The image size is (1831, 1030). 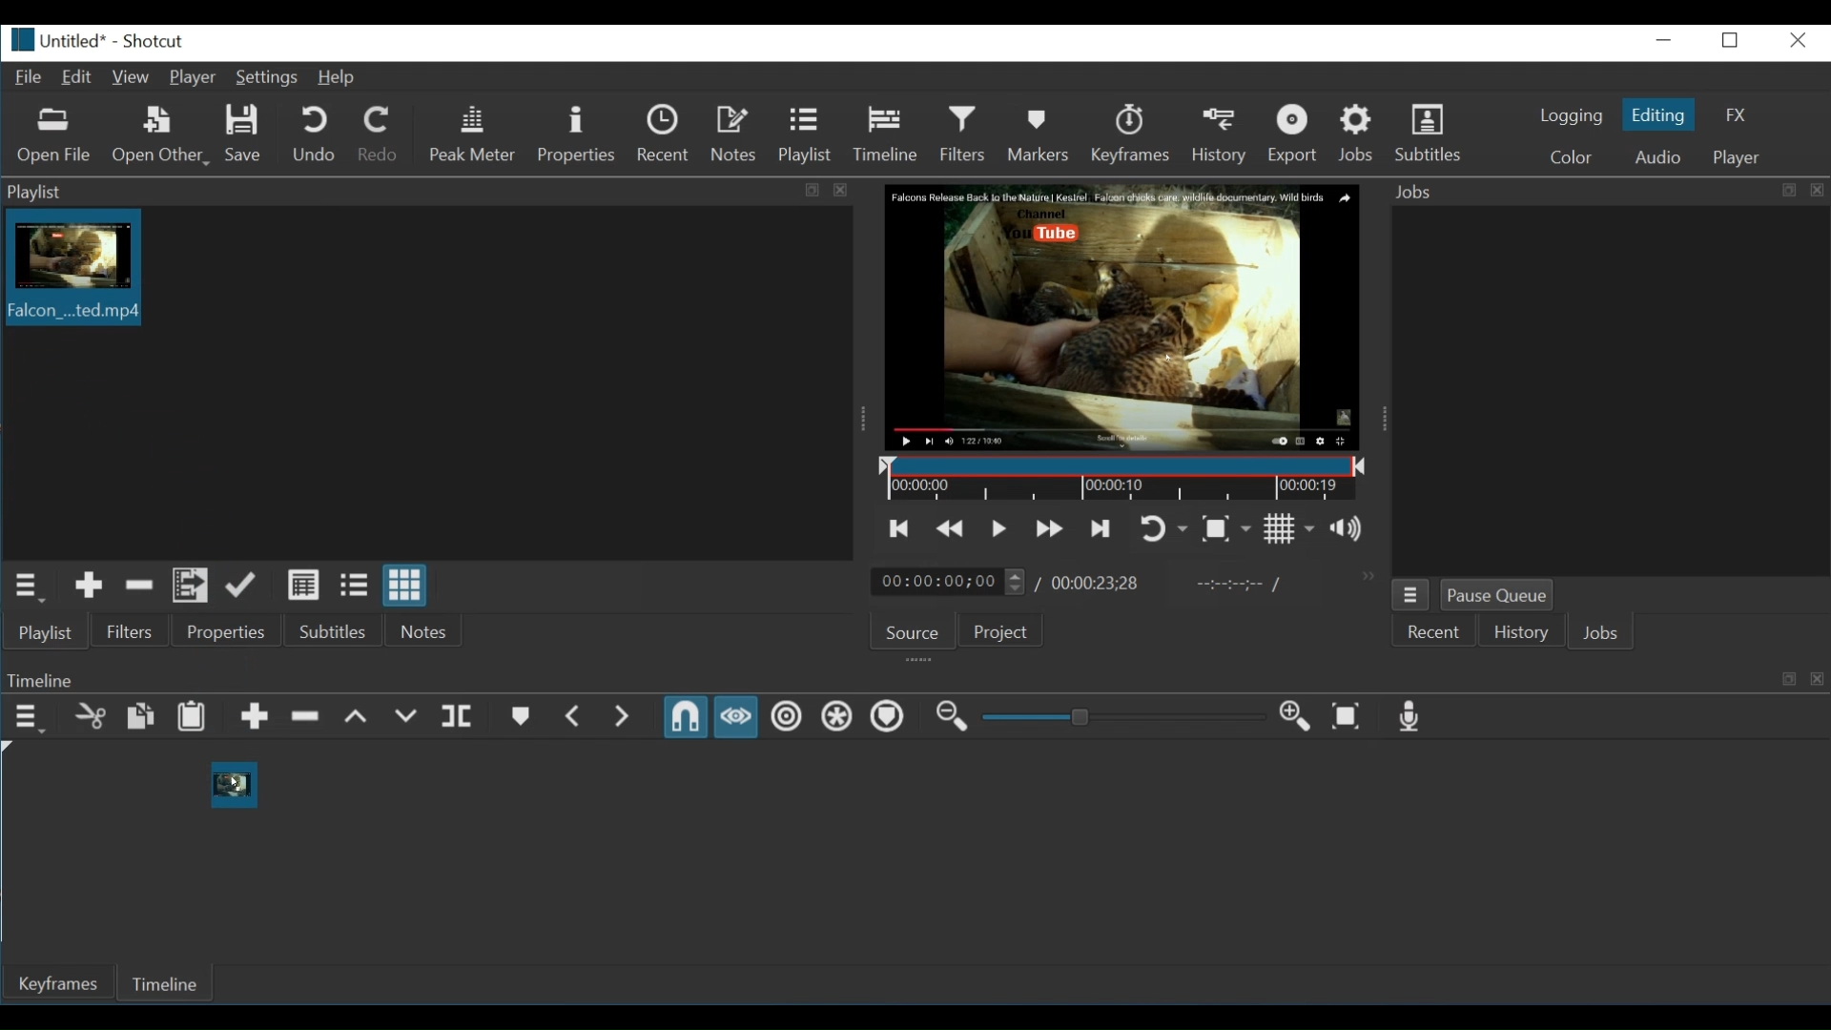 I want to click on View, so click(x=130, y=78).